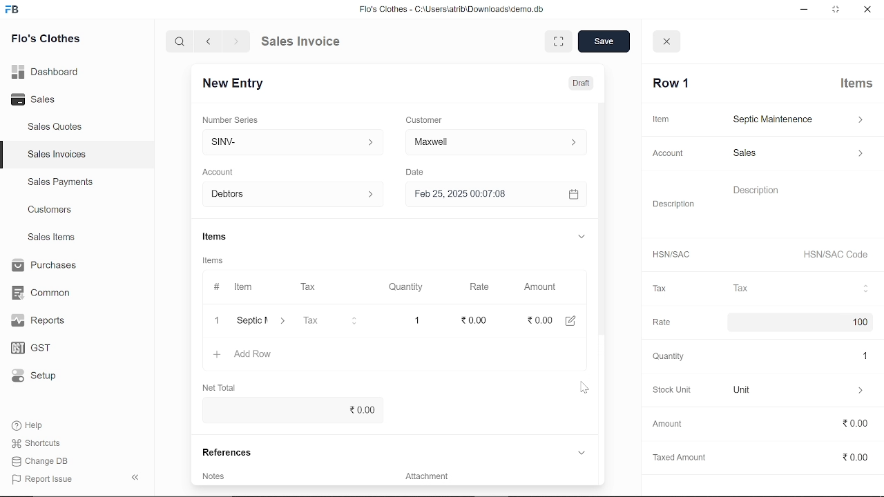 The width and height of the screenshot is (884, 497). What do you see at coordinates (855, 323) in the screenshot?
I see `100` at bounding box center [855, 323].